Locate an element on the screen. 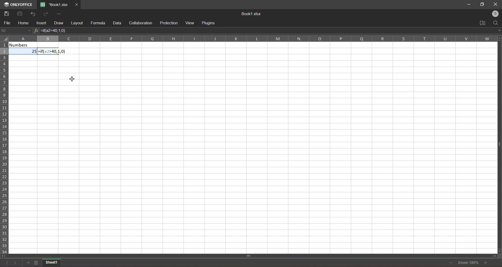  open is located at coordinates (482, 22).